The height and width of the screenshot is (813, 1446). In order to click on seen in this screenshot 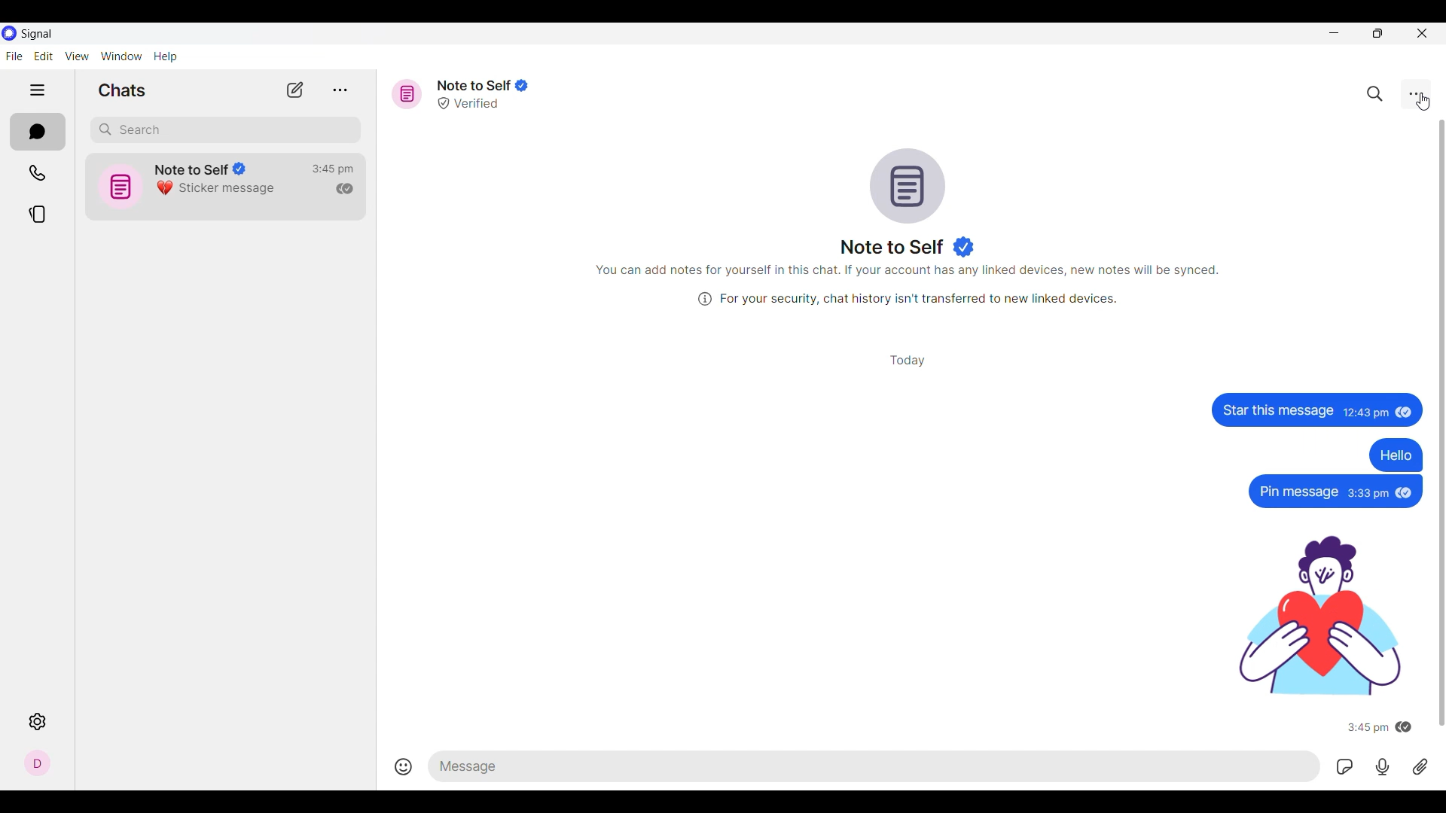, I will do `click(1405, 728)`.